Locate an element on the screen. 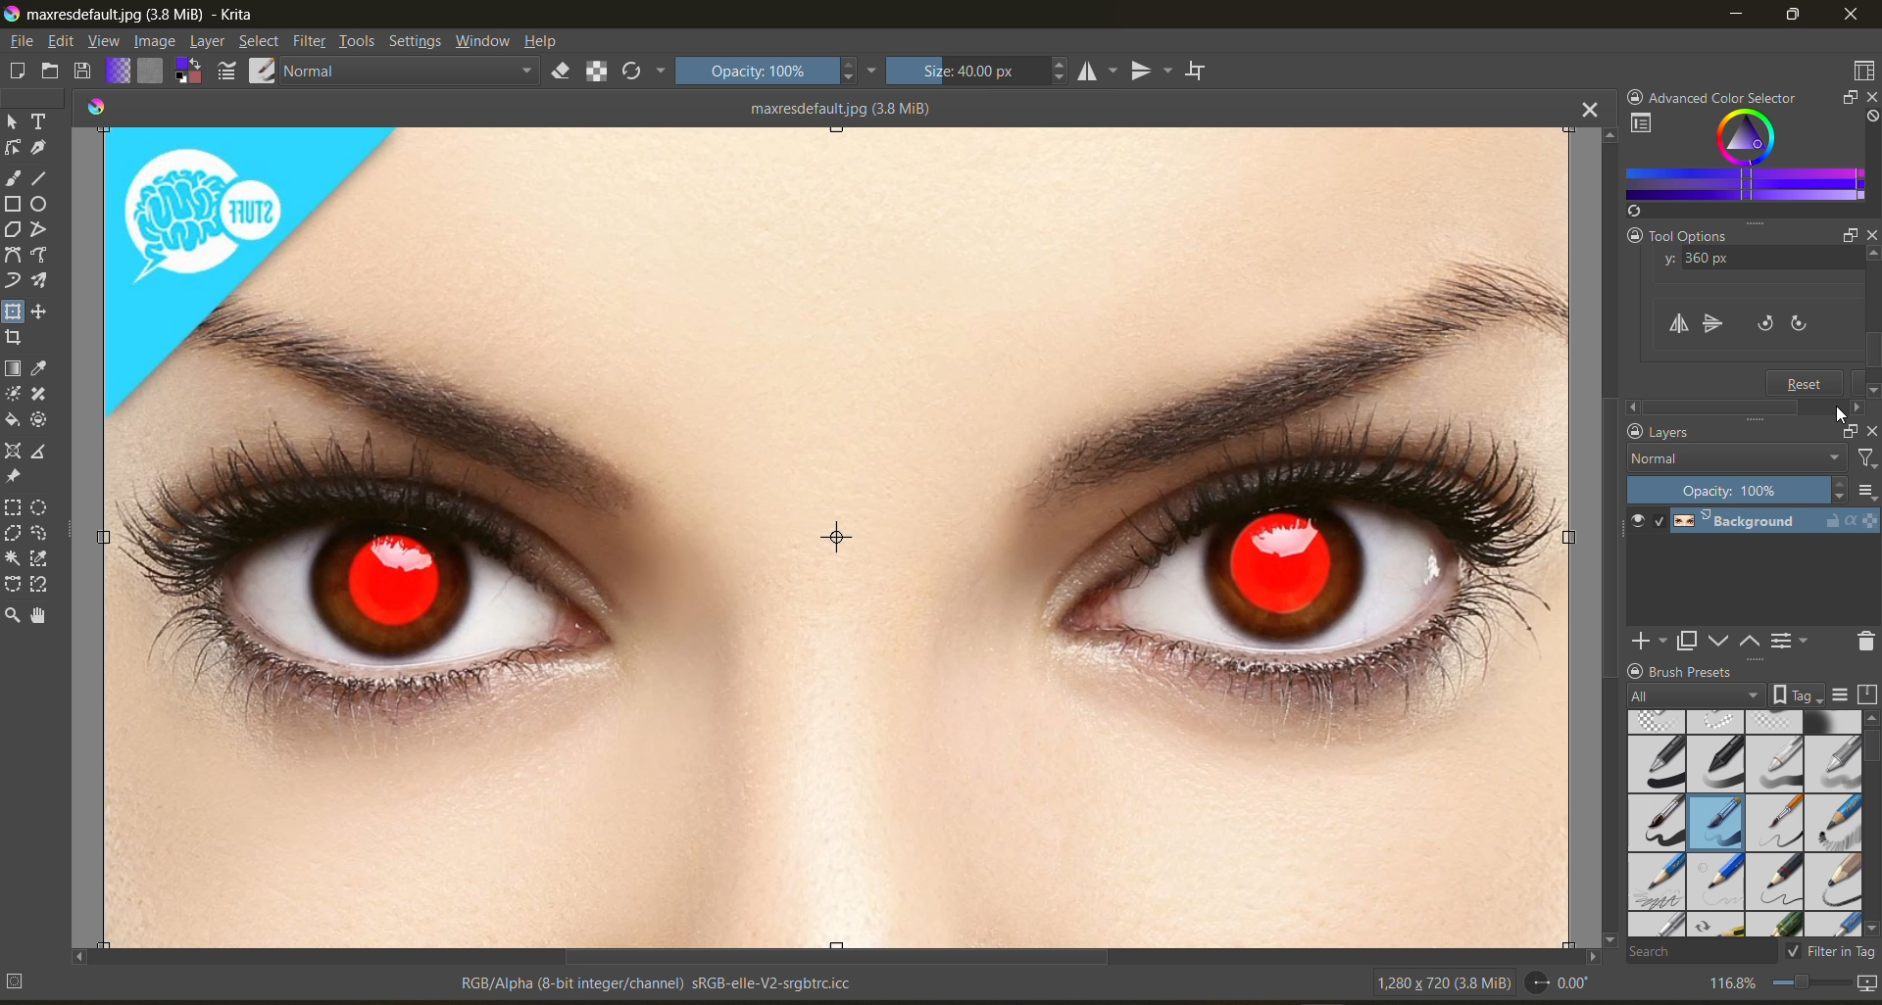 The image size is (1882, 1005). lock docker is located at coordinates (1632, 93).